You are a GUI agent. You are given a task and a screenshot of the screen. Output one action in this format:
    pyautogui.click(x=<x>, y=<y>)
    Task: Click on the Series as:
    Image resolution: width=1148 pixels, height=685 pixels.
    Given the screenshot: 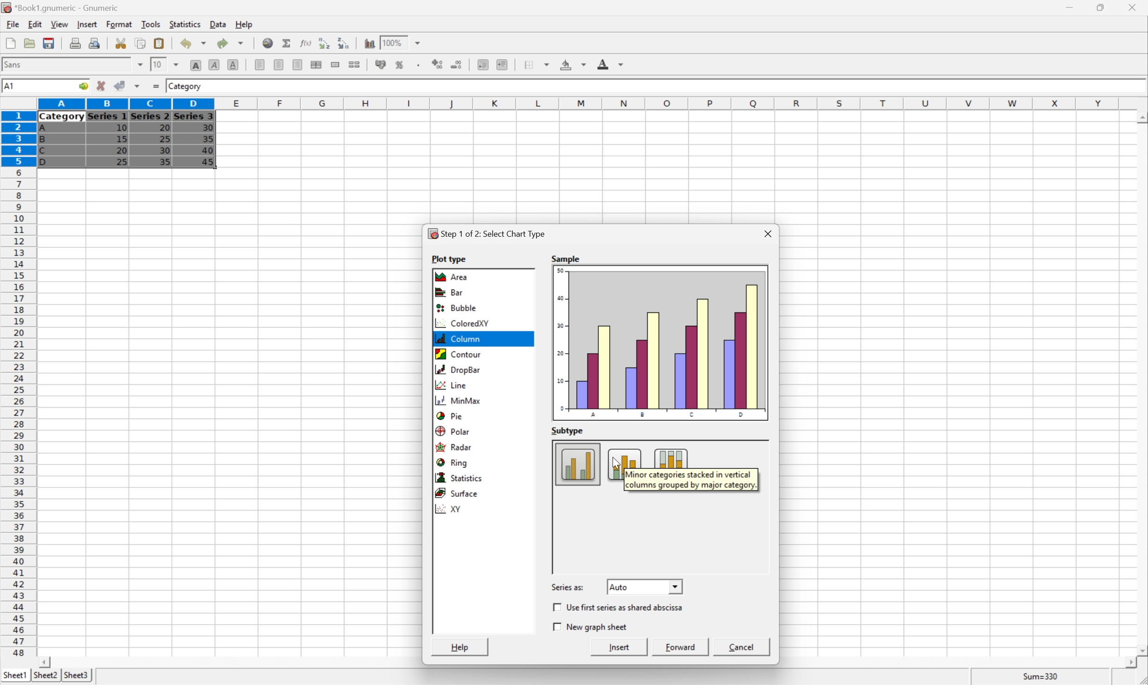 What is the action you would take?
    pyautogui.click(x=568, y=586)
    